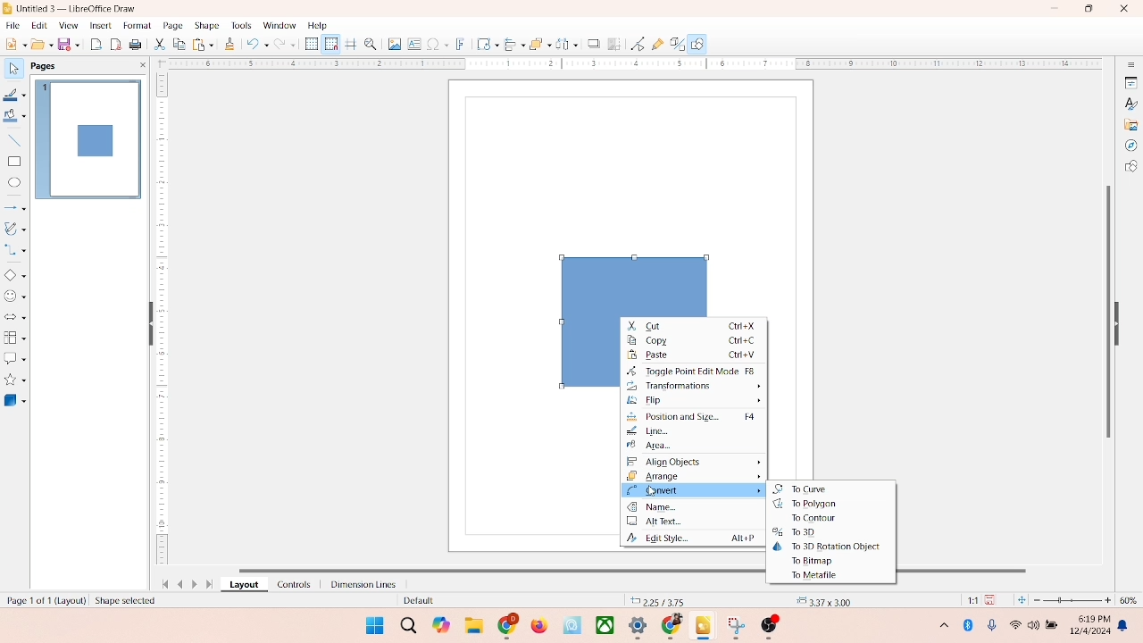  I want to click on edit style, so click(689, 539).